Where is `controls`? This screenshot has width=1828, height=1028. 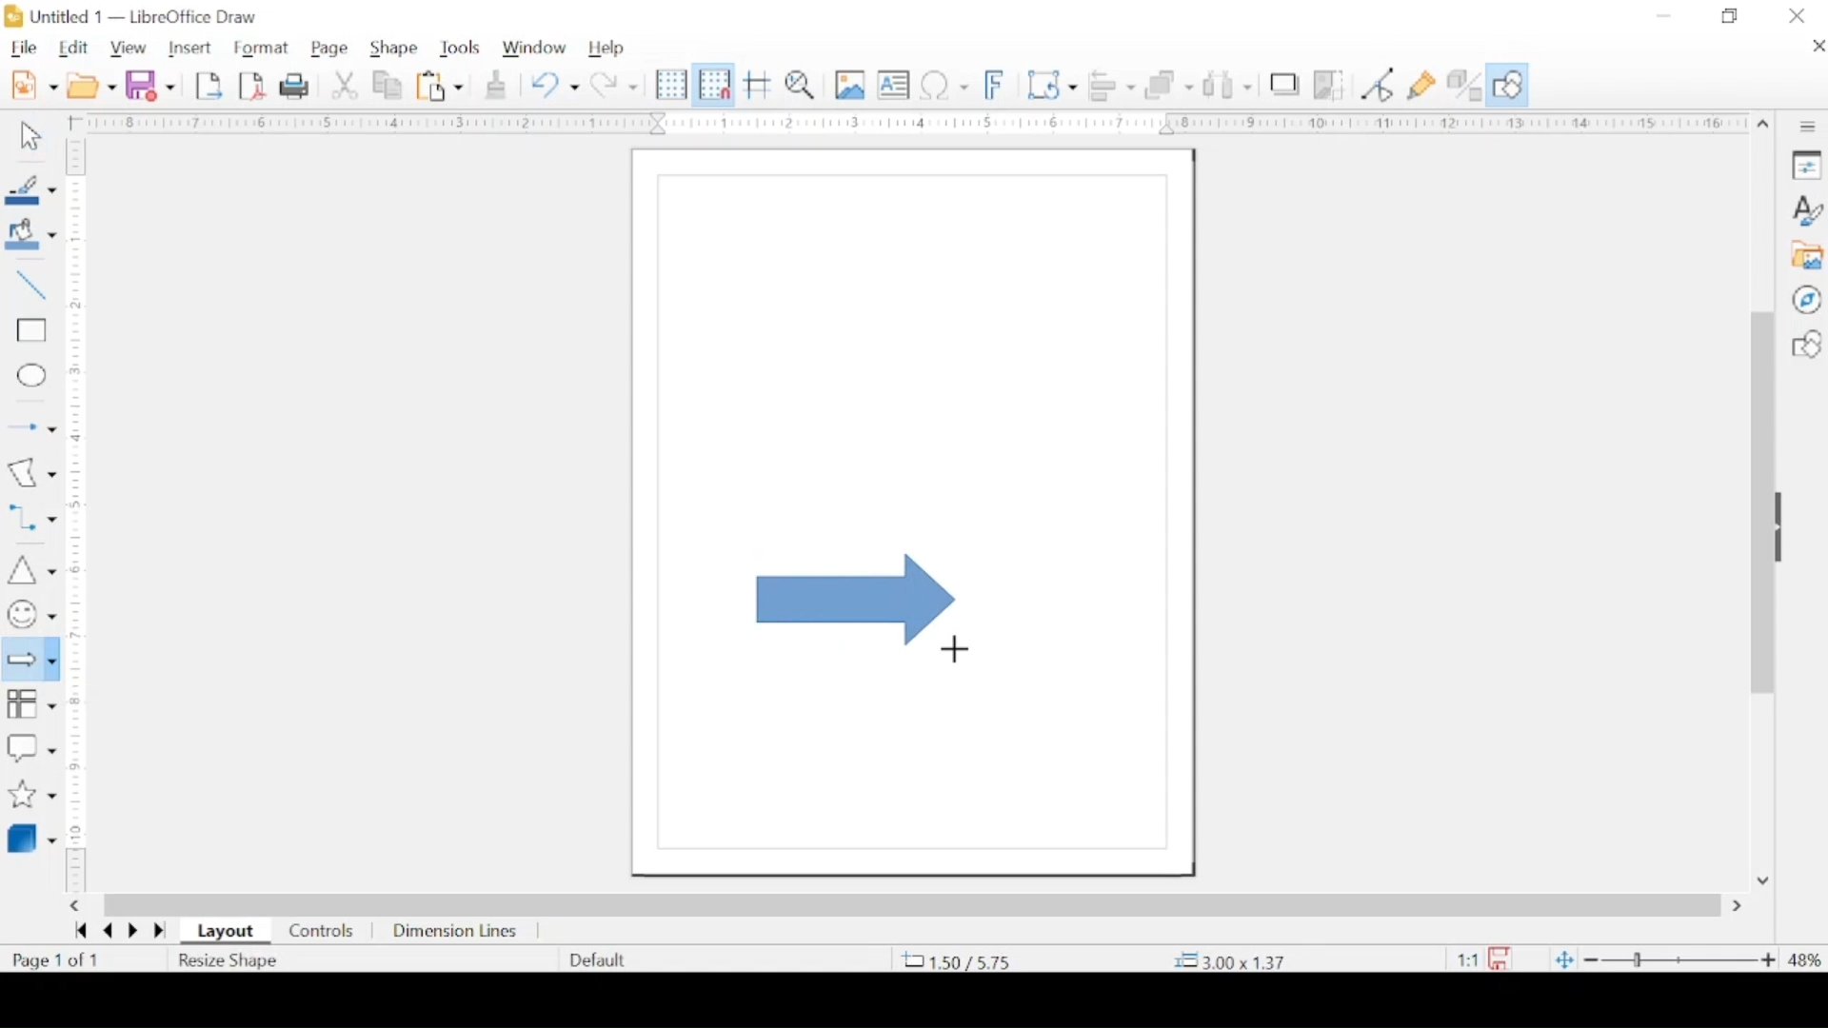 controls is located at coordinates (323, 932).